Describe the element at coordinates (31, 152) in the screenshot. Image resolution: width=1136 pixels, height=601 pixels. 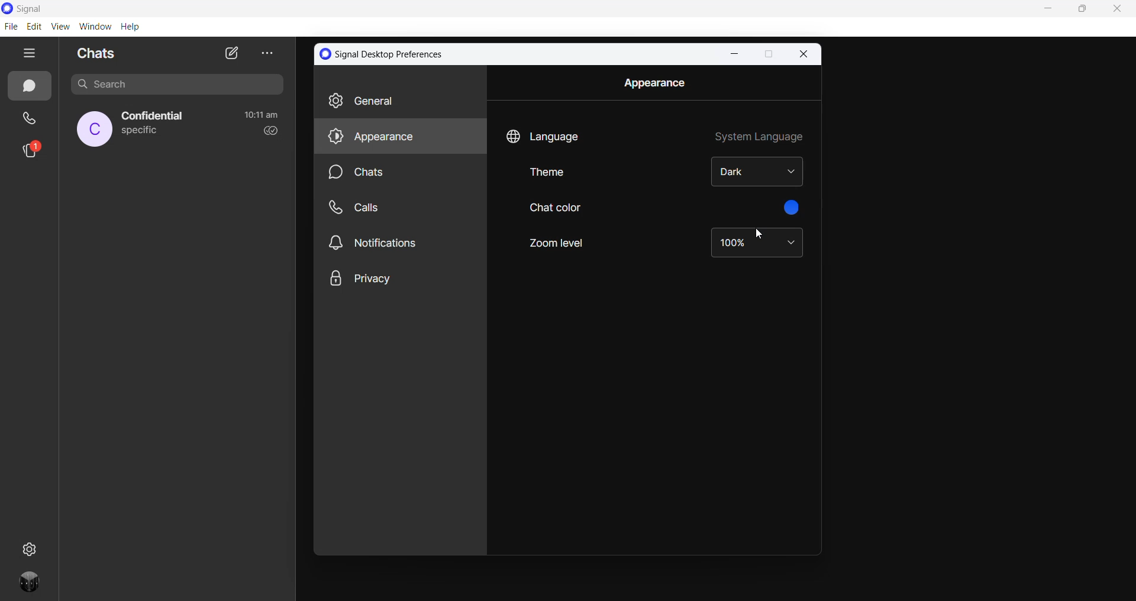
I see `stories` at that location.